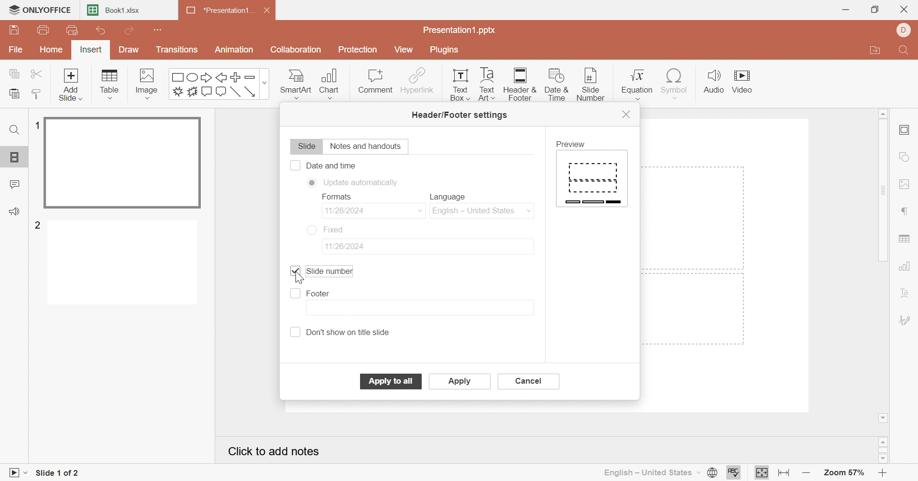 The width and height of the screenshot is (918, 481). Describe the element at coordinates (886, 191) in the screenshot. I see `Scroll Bar` at that location.